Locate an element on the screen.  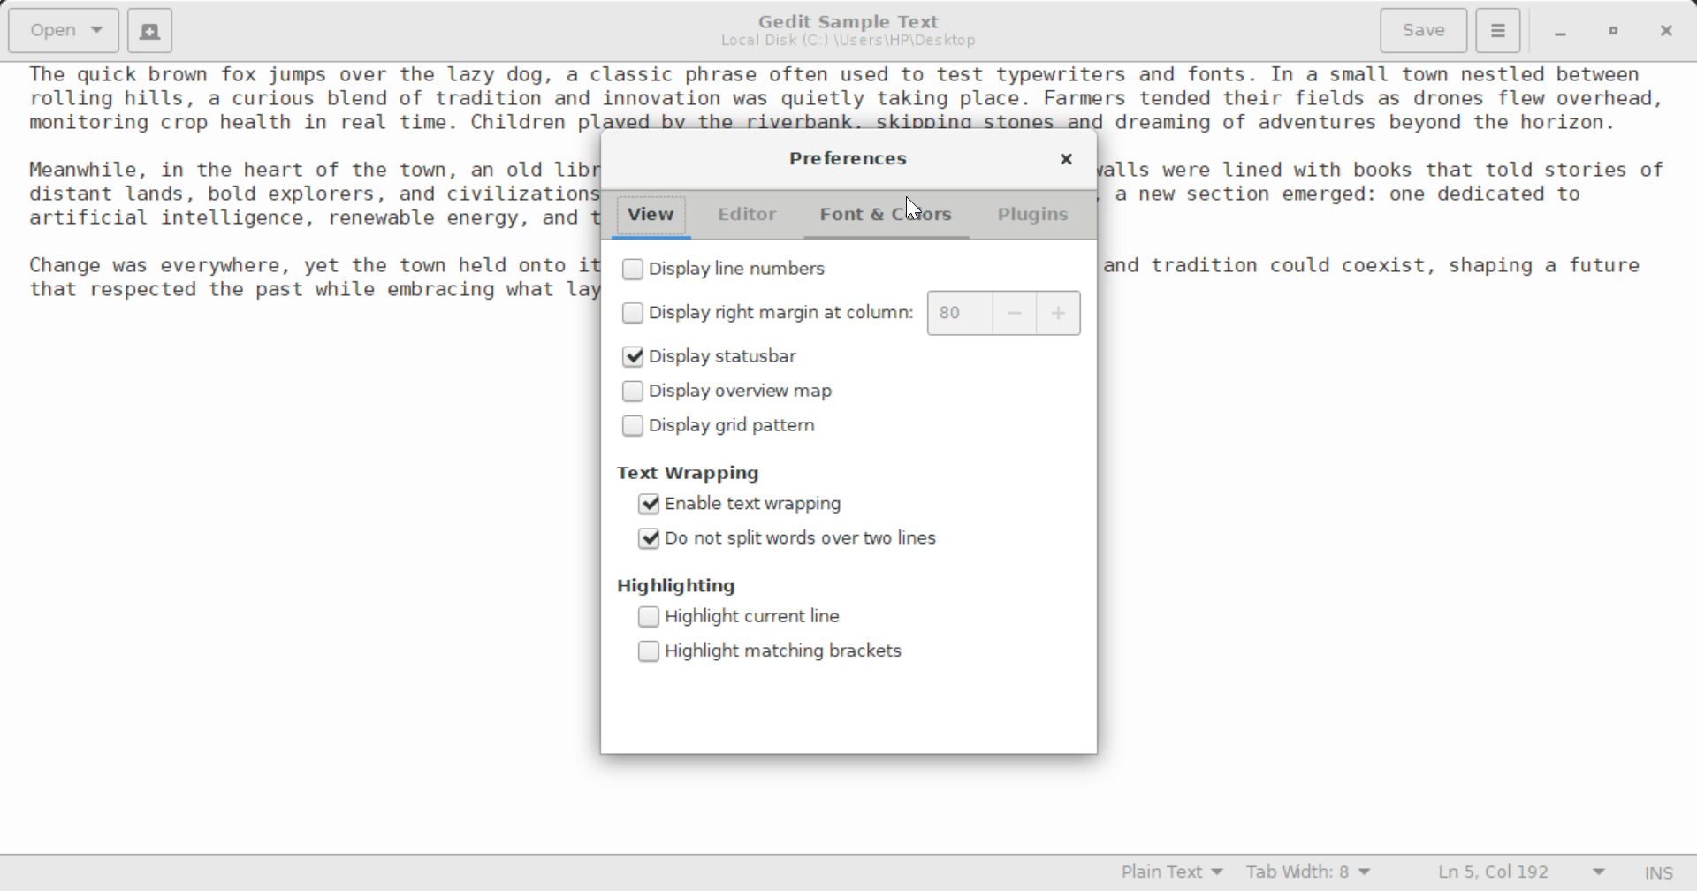
Close Window is located at coordinates (1664, 31).